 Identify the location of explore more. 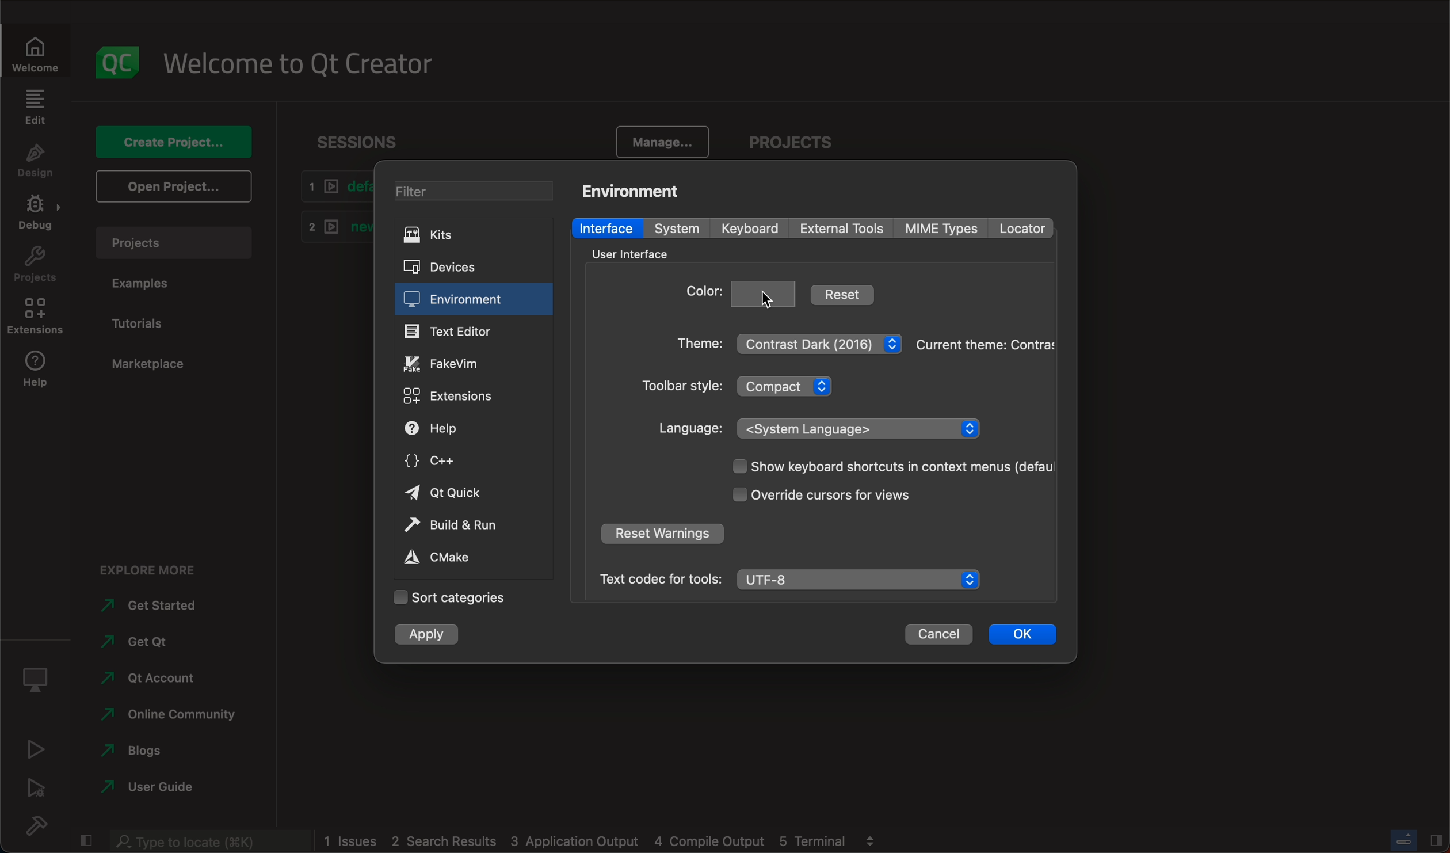
(154, 563).